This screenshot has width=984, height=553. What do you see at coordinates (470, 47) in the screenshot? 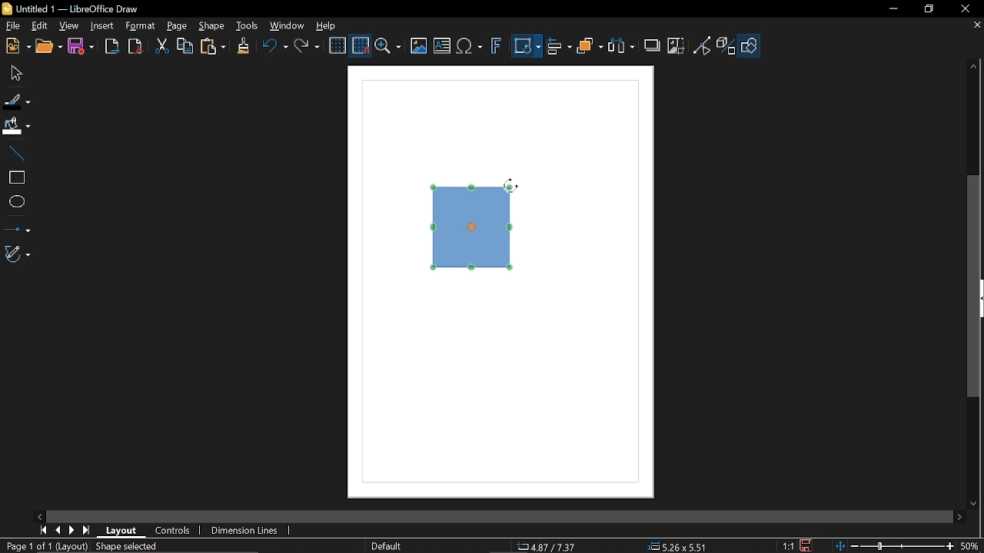
I see `Insert equation` at bounding box center [470, 47].